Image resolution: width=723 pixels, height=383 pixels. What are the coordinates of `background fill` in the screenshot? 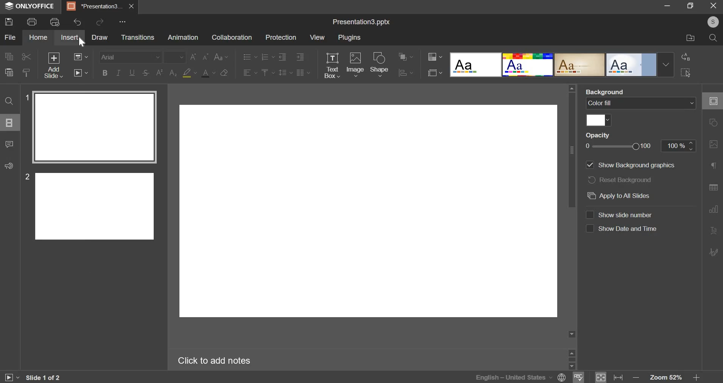 It's located at (641, 103).